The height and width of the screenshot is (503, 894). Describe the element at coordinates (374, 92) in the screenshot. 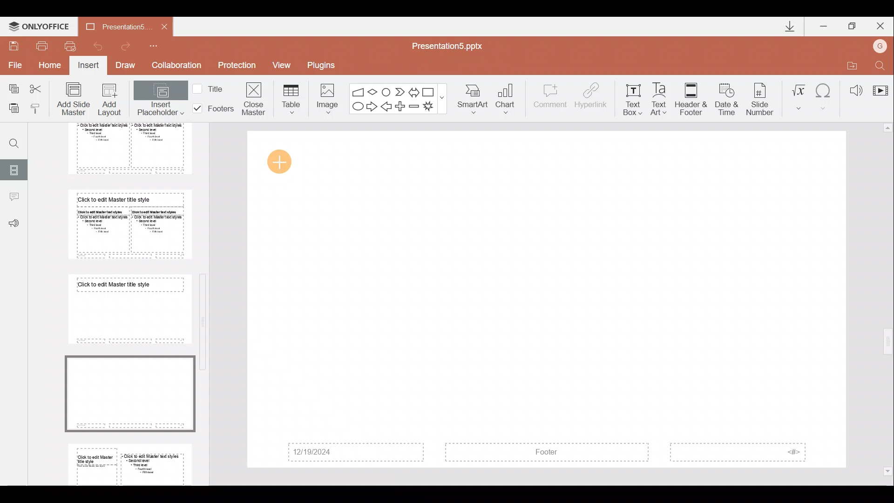

I see `Flow chart-decision` at that location.